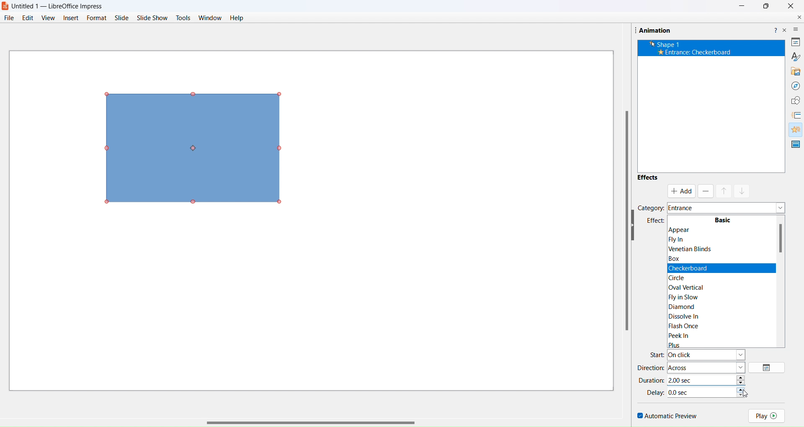  What do you see at coordinates (621, 223) in the screenshot?
I see `scroll bar` at bounding box center [621, 223].